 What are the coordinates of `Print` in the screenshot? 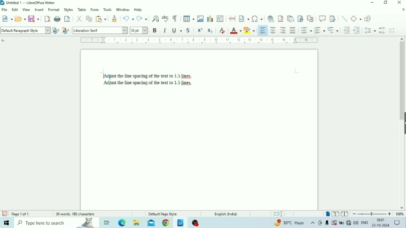 It's located at (57, 18).